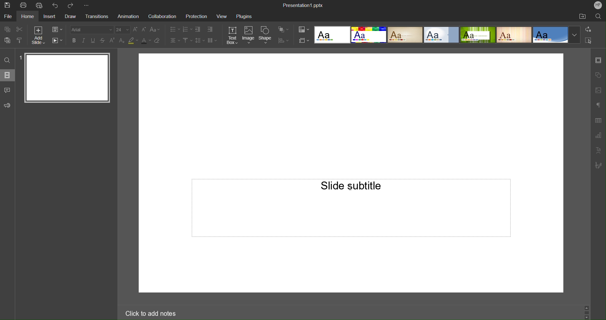 This screenshot has width=606, height=320. I want to click on Alignment, so click(175, 40).